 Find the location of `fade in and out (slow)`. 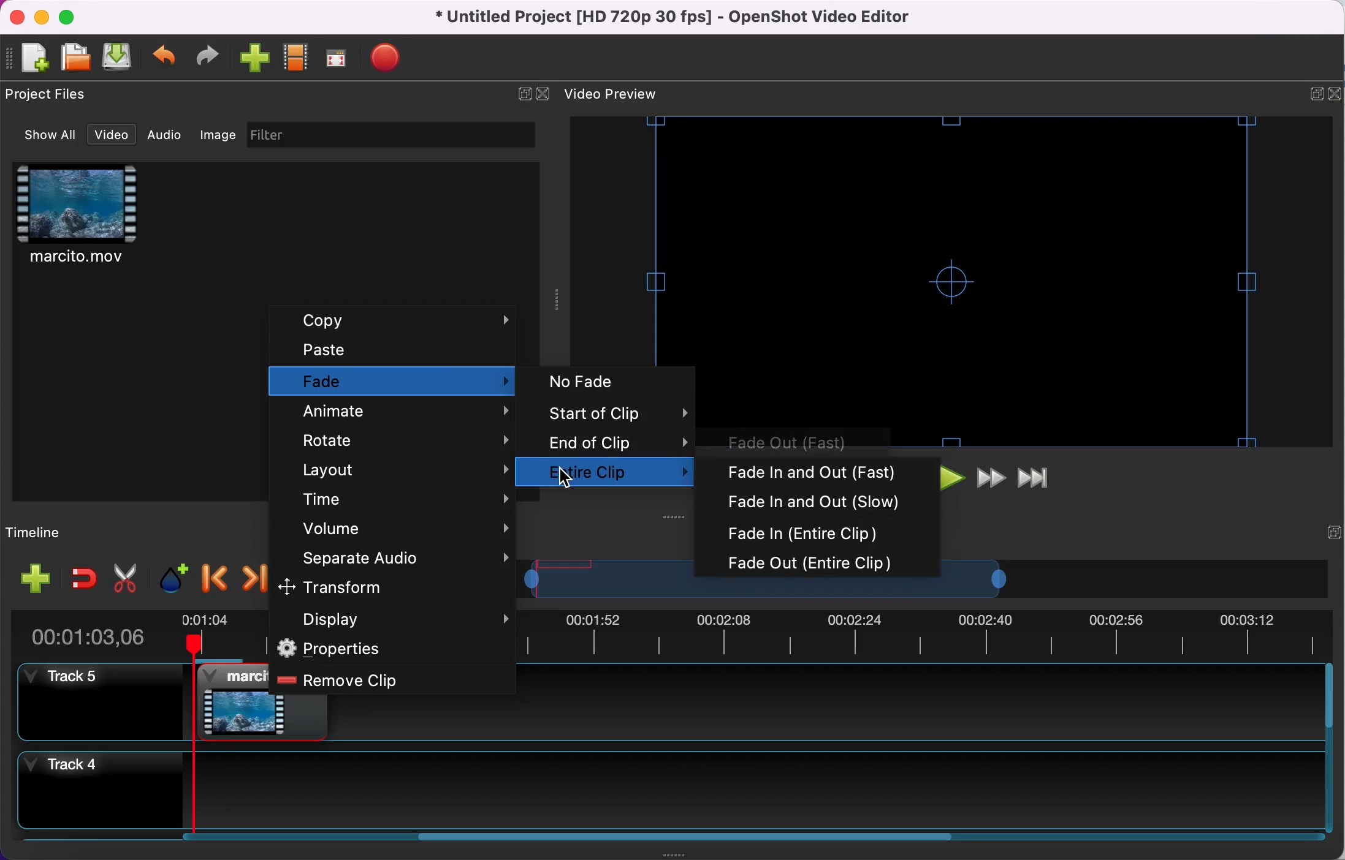

fade in and out (slow) is located at coordinates (818, 502).